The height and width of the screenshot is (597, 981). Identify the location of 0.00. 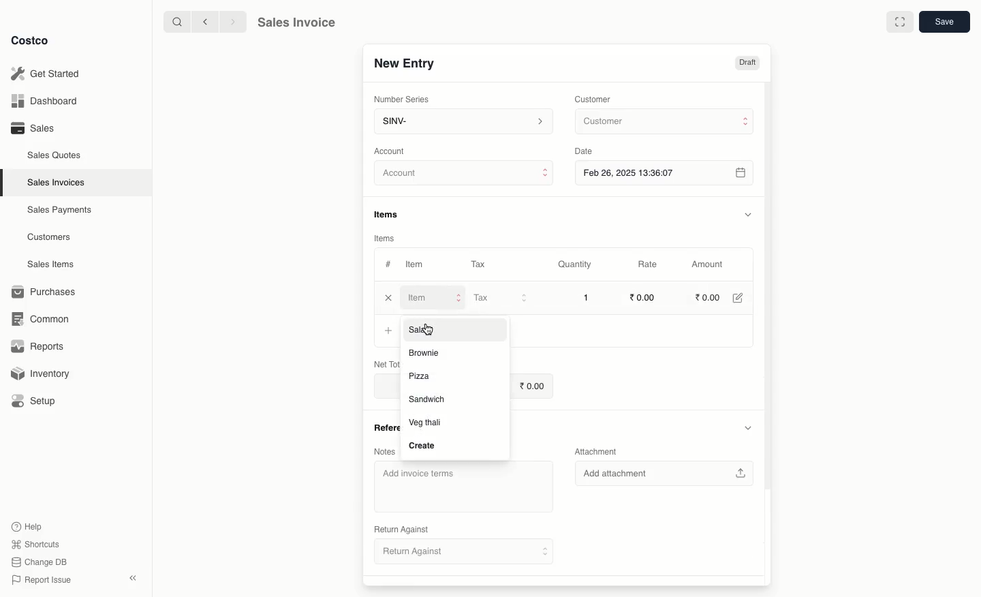
(708, 296).